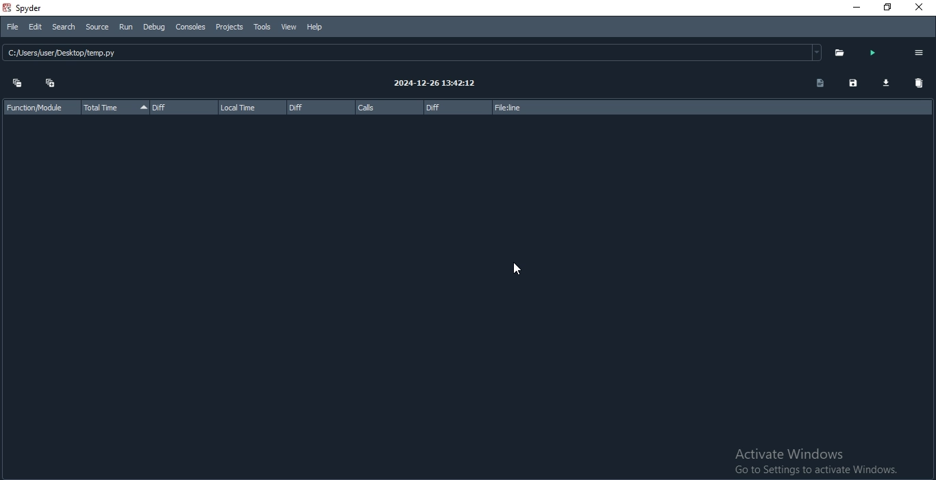 The image size is (936, 480). Describe the element at coordinates (852, 8) in the screenshot. I see `Minimise` at that location.